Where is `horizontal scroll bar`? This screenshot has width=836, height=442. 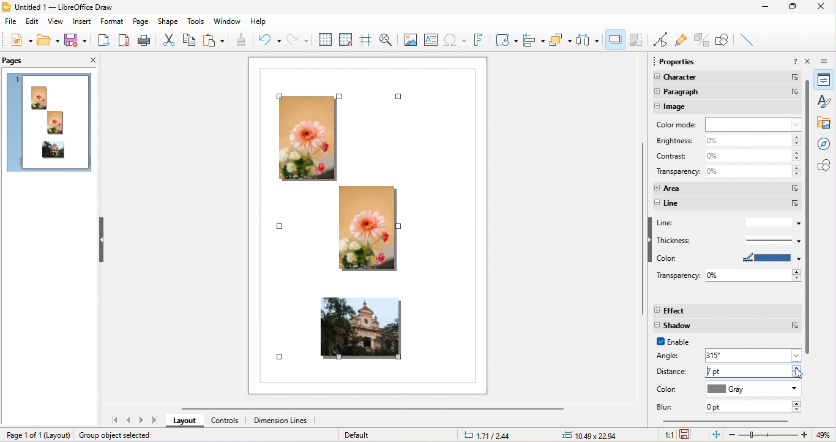 horizontal scroll bar is located at coordinates (725, 422).